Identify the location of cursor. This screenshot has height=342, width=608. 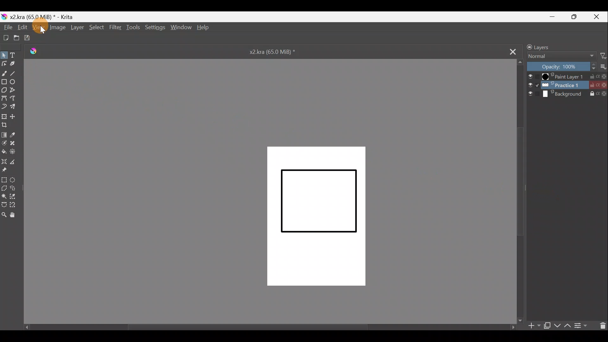
(44, 31).